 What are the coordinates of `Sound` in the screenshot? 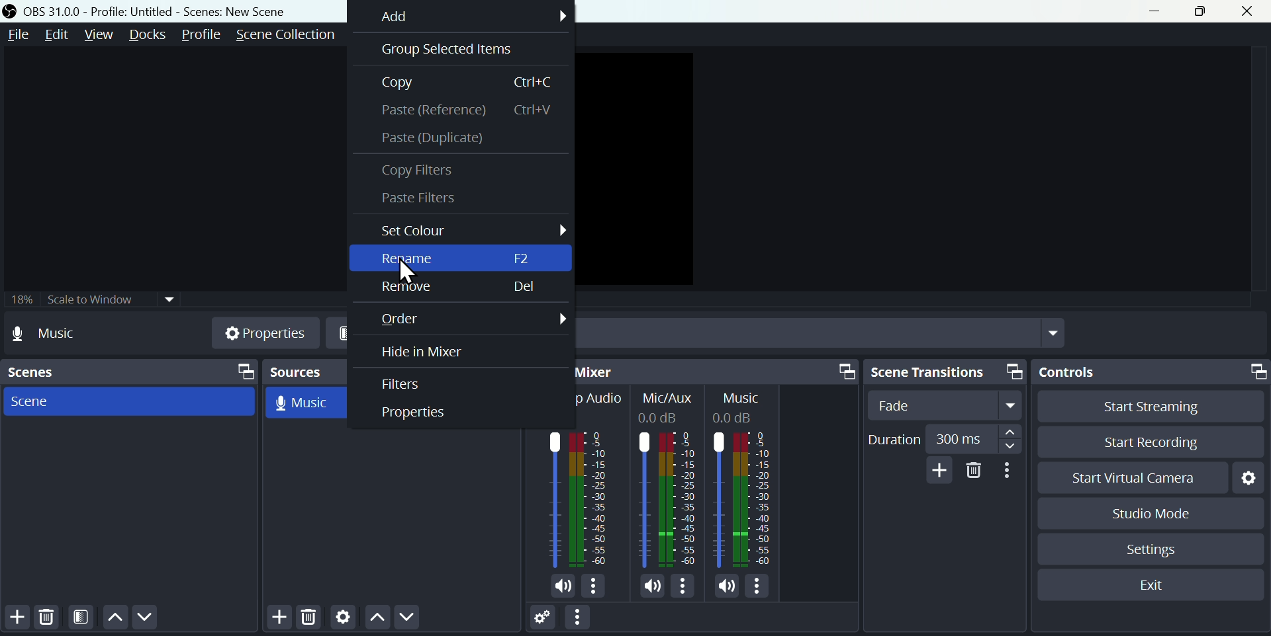 It's located at (559, 587).